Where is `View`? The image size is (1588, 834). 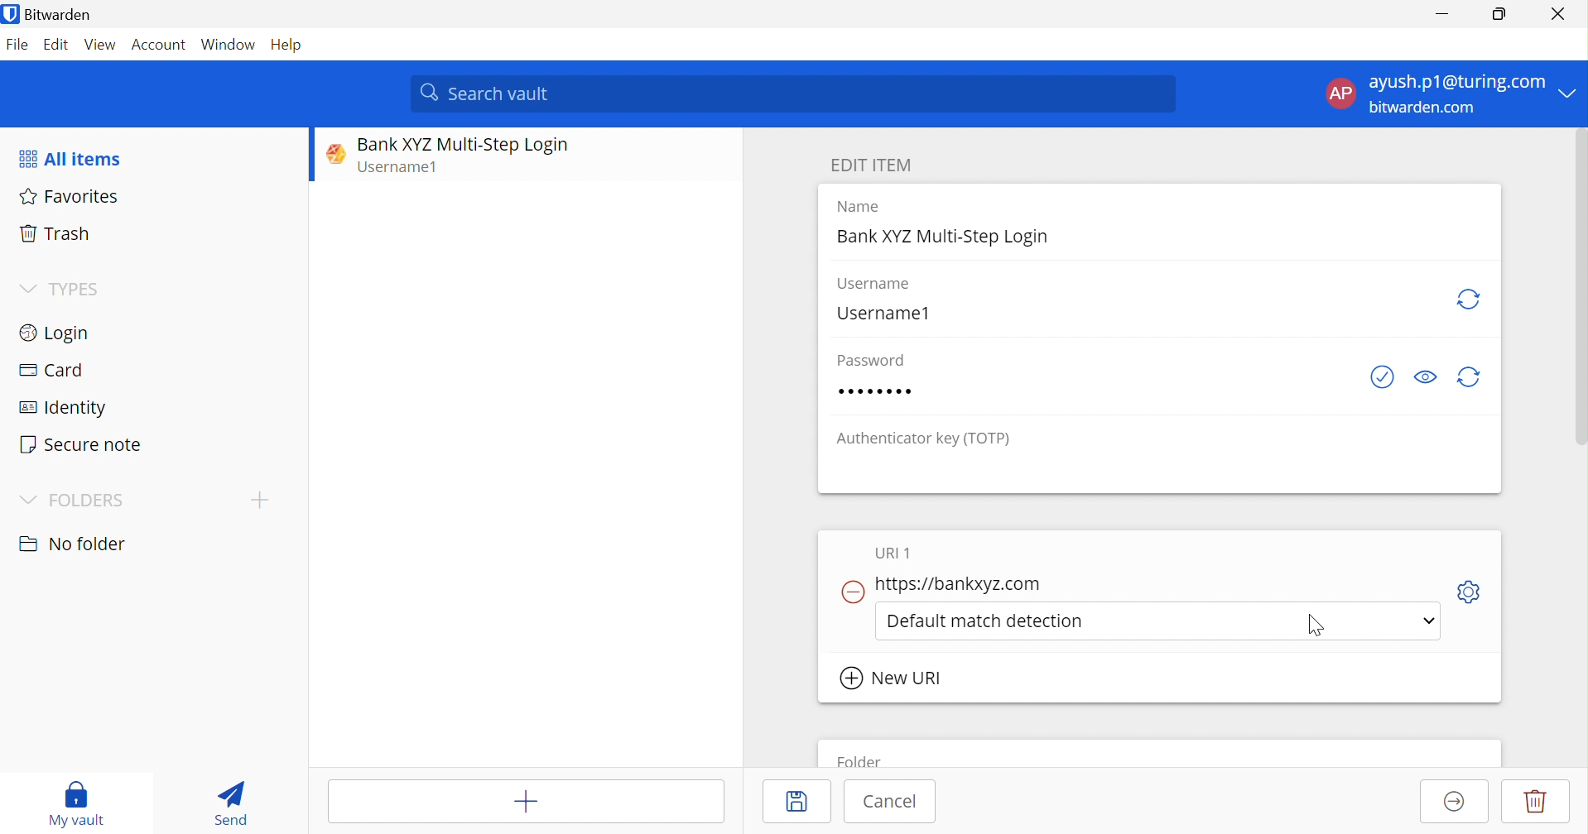 View is located at coordinates (101, 45).